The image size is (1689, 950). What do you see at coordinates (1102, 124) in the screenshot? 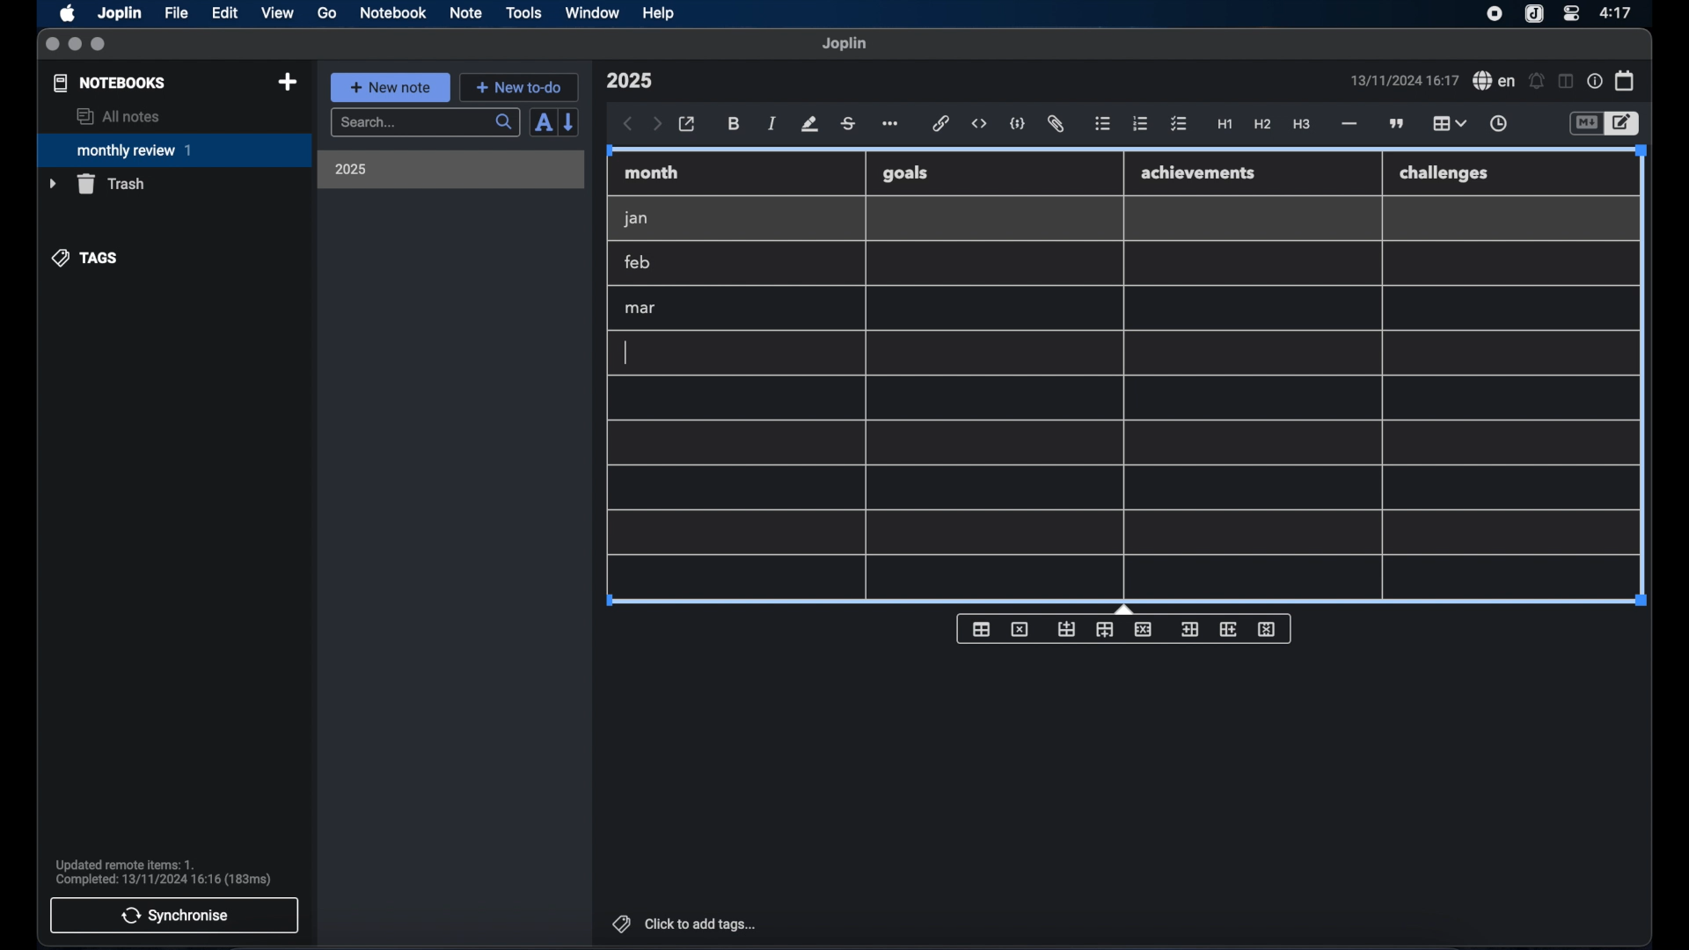
I see `bulleted list` at bounding box center [1102, 124].